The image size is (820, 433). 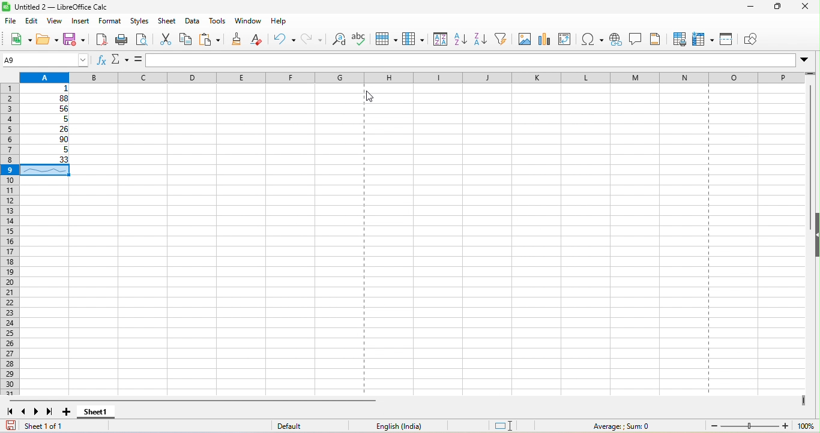 I want to click on hide, so click(x=815, y=236).